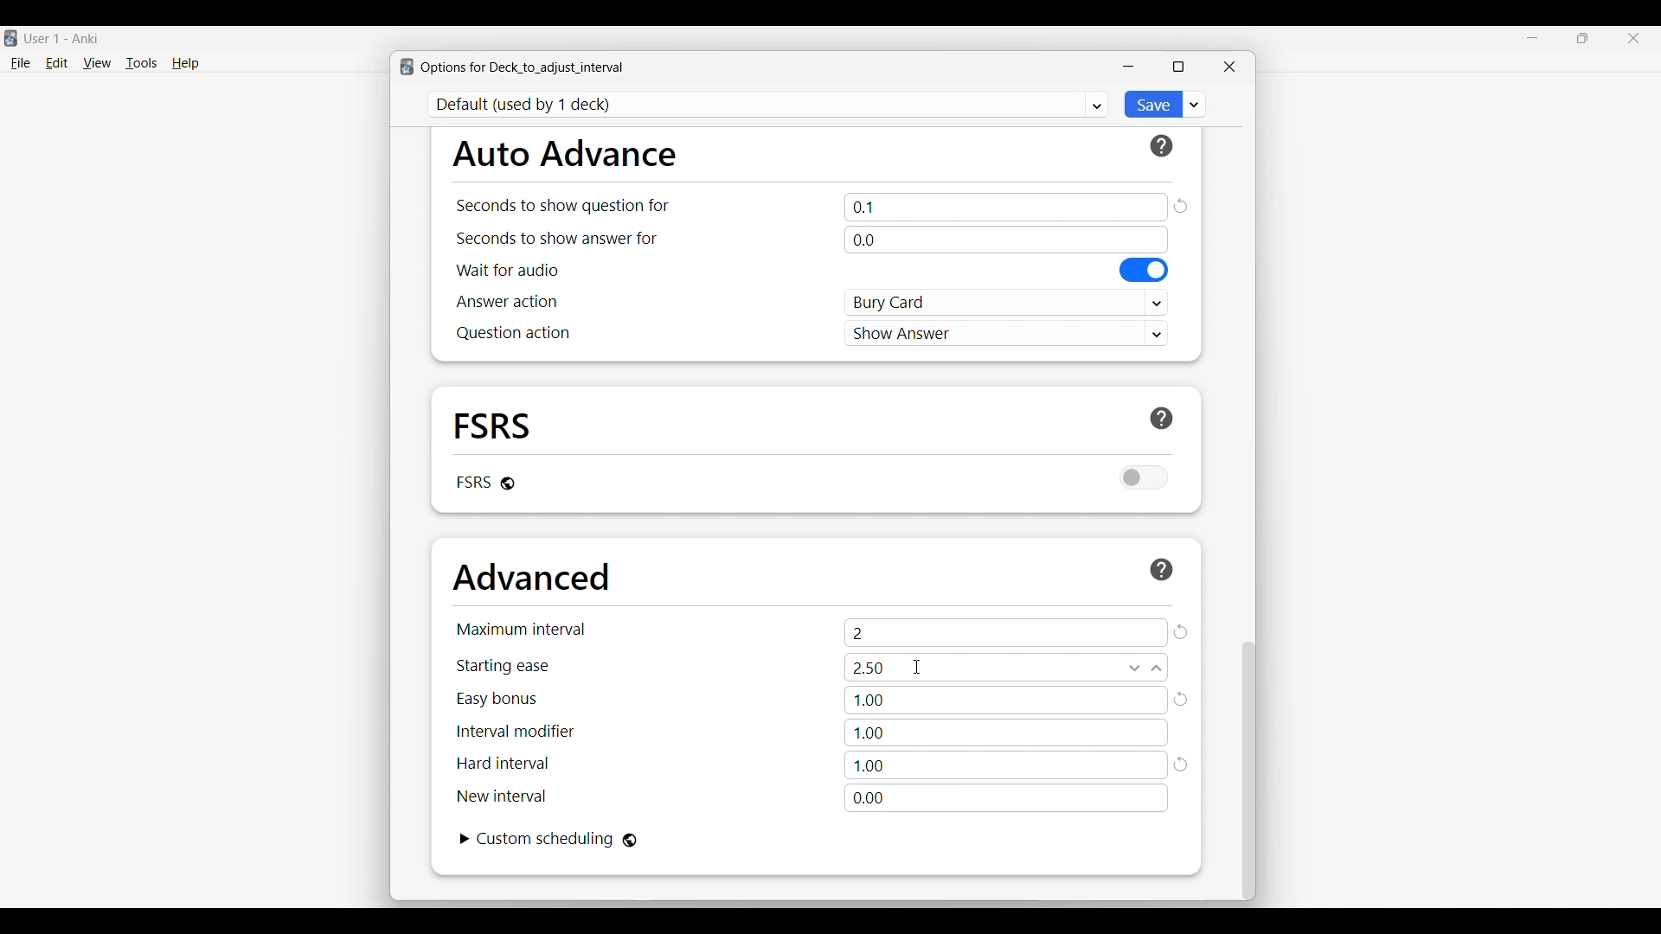 The image size is (1661, 934). I want to click on Click to close window, so click(1229, 67).